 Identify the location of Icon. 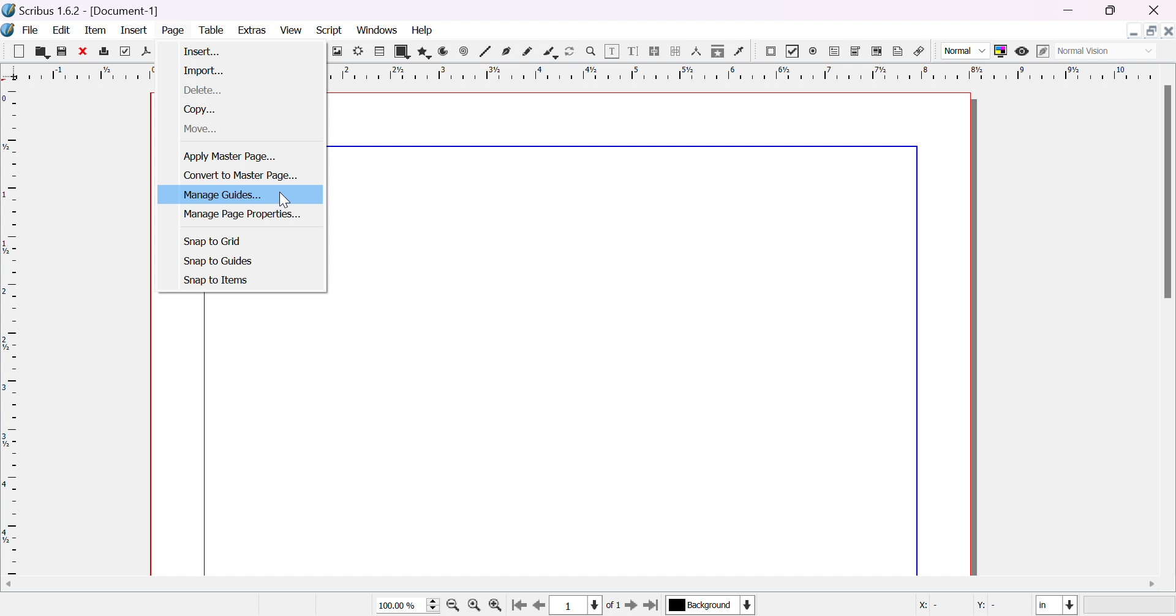
(9, 30).